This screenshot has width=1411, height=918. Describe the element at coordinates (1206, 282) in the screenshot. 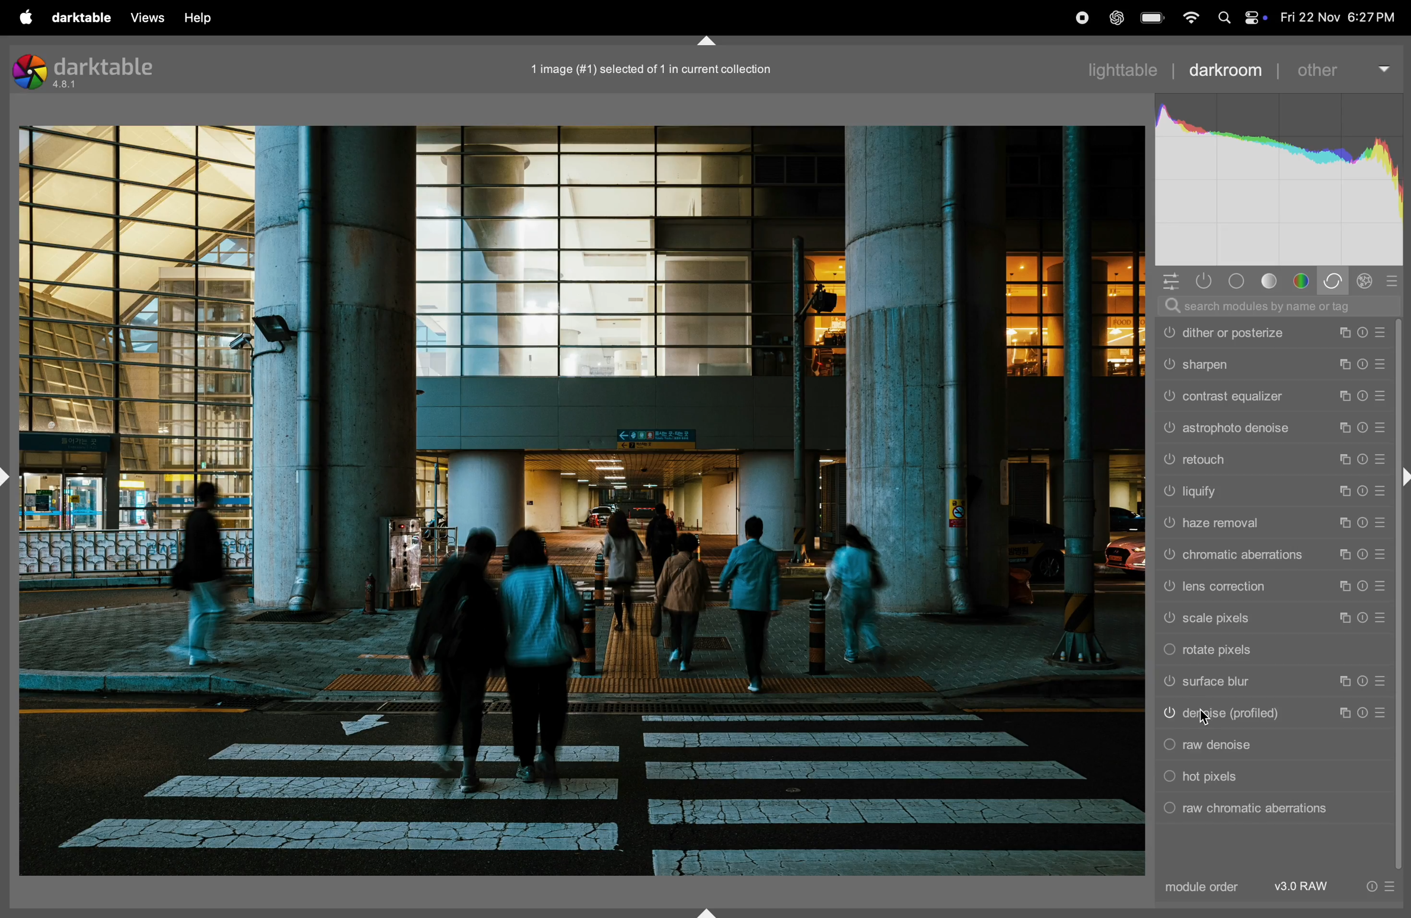

I see `show only active modes` at that location.